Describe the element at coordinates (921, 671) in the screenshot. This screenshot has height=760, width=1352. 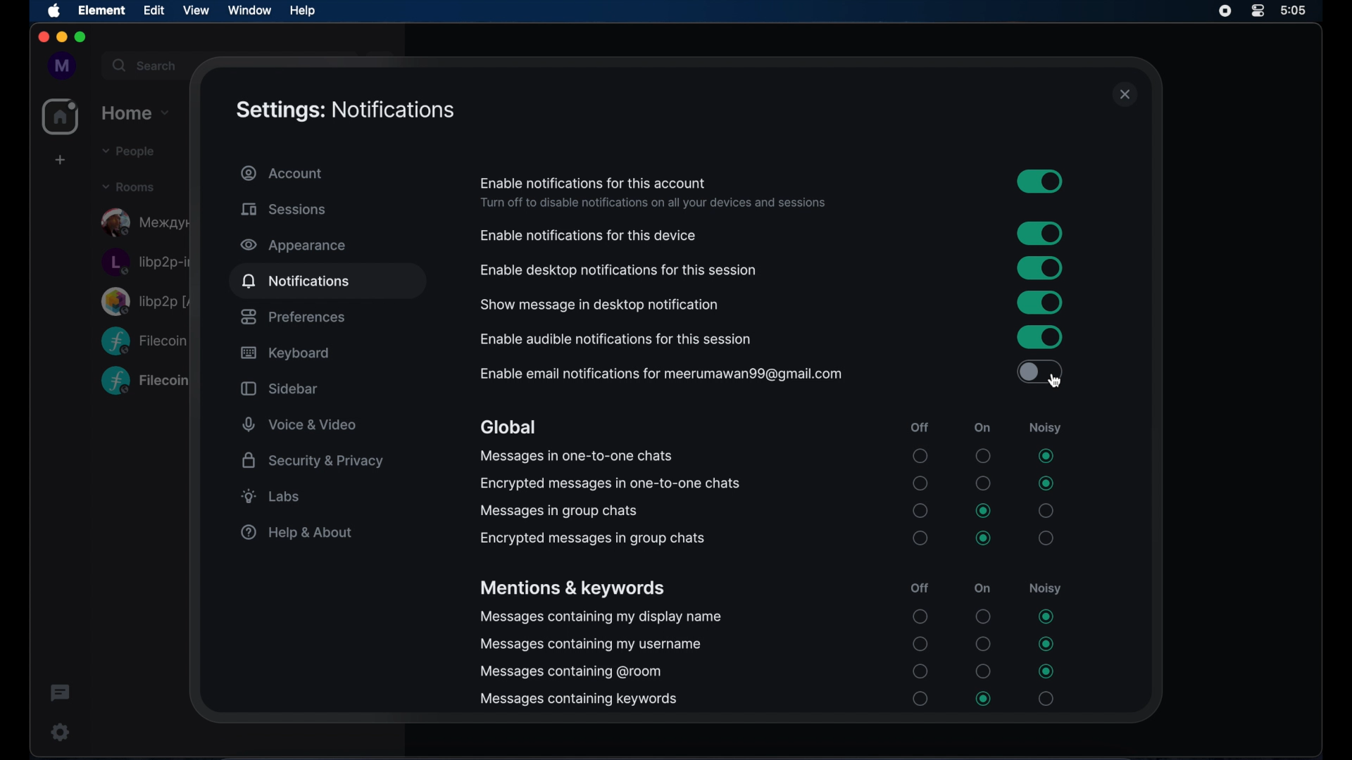
I see `radio button` at that location.